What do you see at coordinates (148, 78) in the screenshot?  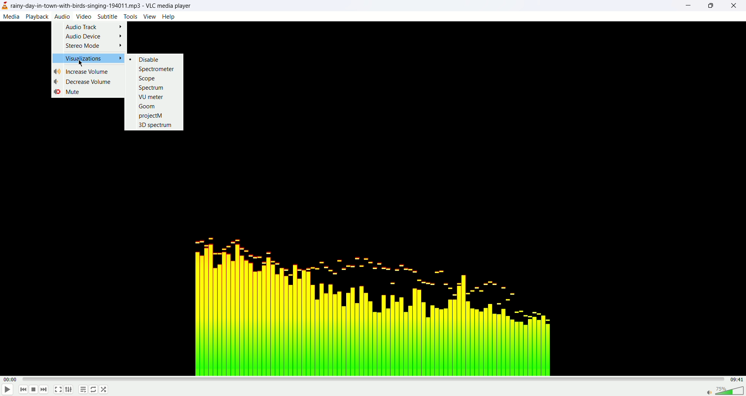 I see `scope` at bounding box center [148, 78].